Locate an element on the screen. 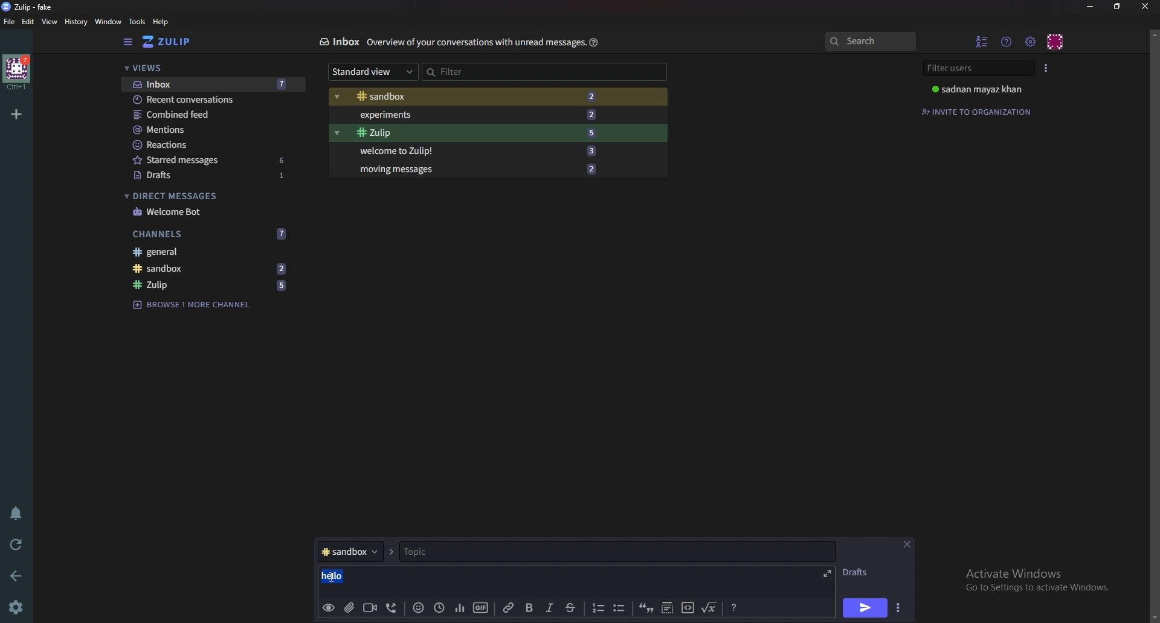 The height and width of the screenshot is (623, 1160). Main menu is located at coordinates (1031, 40).